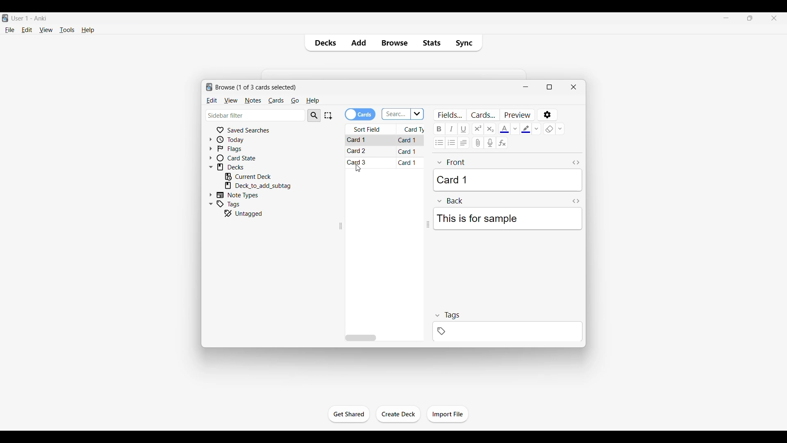  Describe the element at coordinates (88, 30) in the screenshot. I see `Help menu` at that location.